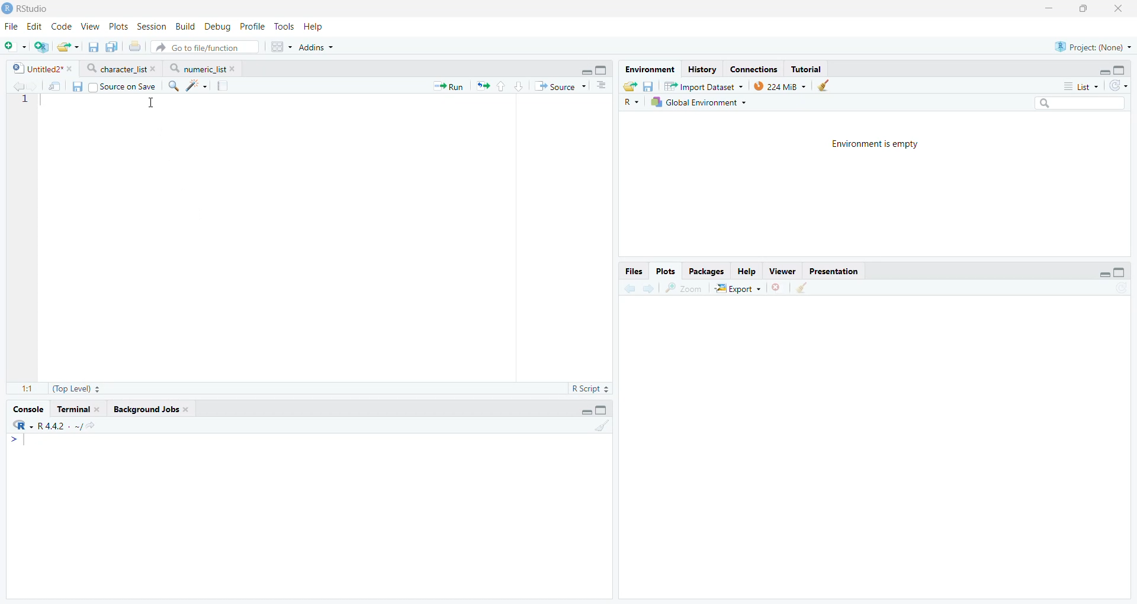  I want to click on 1:1, so click(27, 388).